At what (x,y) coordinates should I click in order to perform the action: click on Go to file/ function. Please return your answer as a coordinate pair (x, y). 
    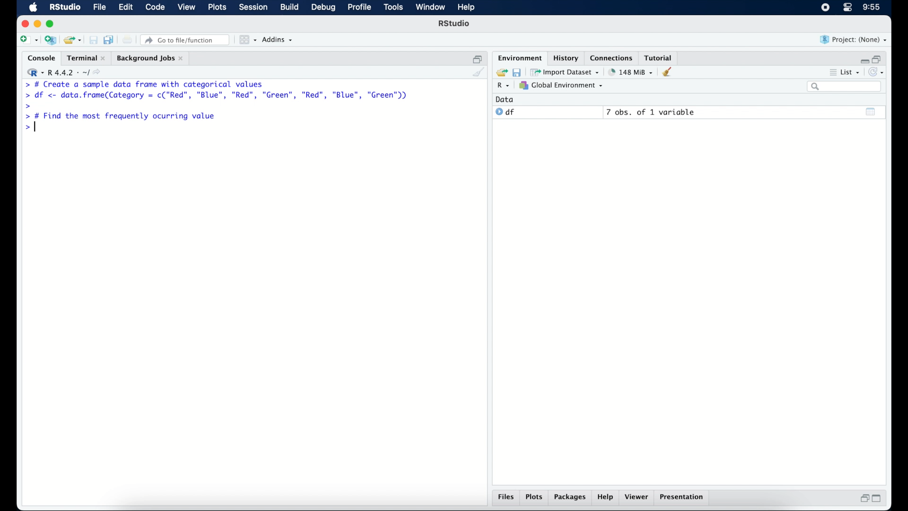
    Looking at the image, I should click on (187, 39).